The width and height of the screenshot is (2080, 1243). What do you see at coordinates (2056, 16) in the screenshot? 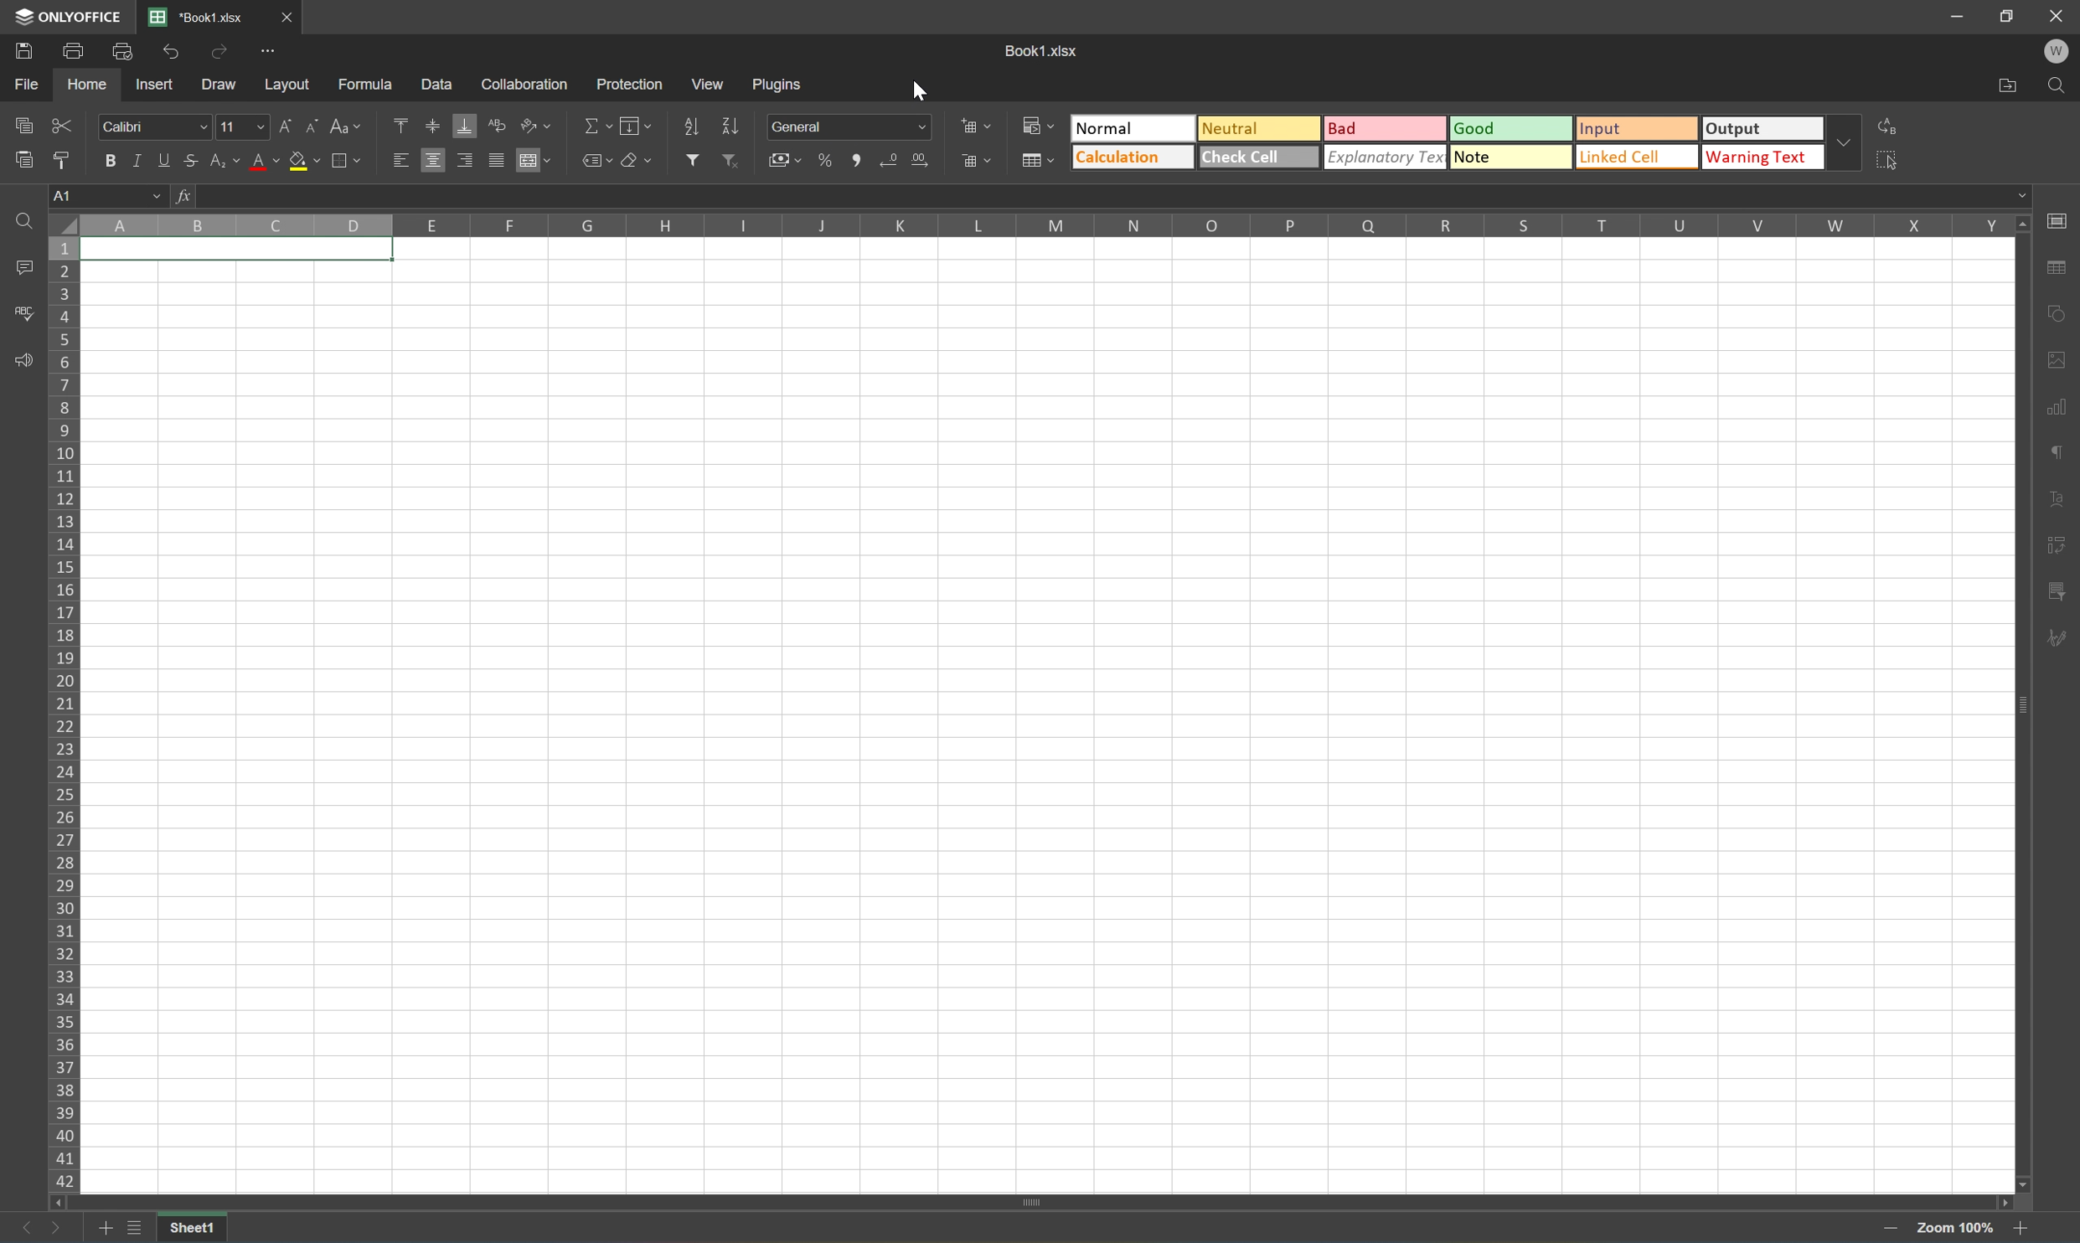
I see `Close` at bounding box center [2056, 16].